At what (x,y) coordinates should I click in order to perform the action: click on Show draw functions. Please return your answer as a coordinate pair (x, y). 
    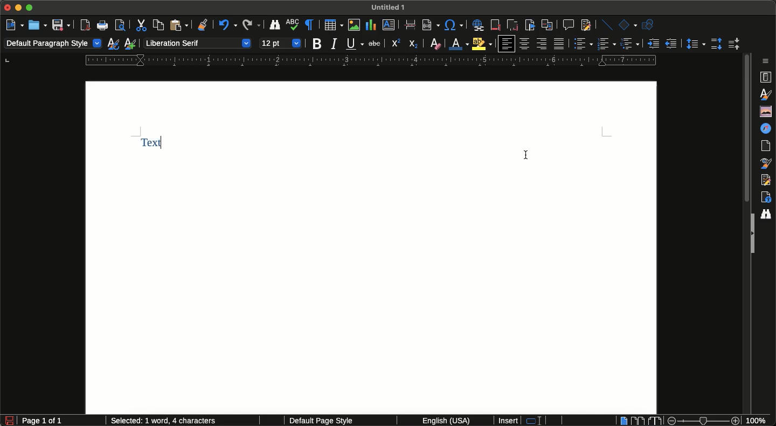
    Looking at the image, I should click on (650, 25).